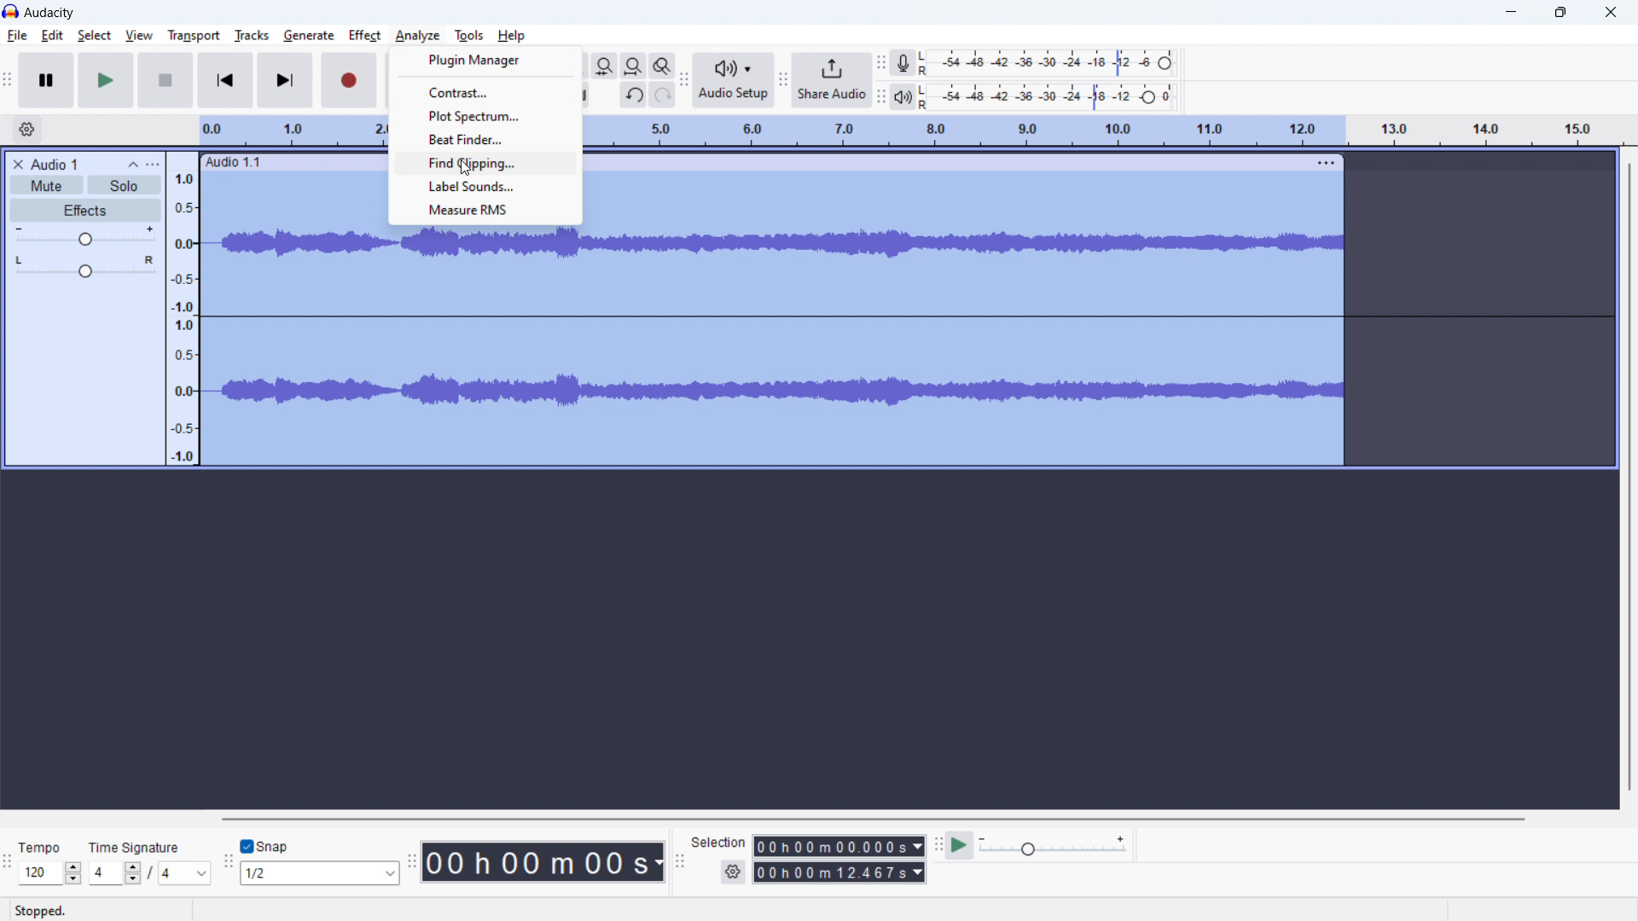 The width and height of the screenshot is (1638, 921). I want to click on label sounds, so click(487, 186).